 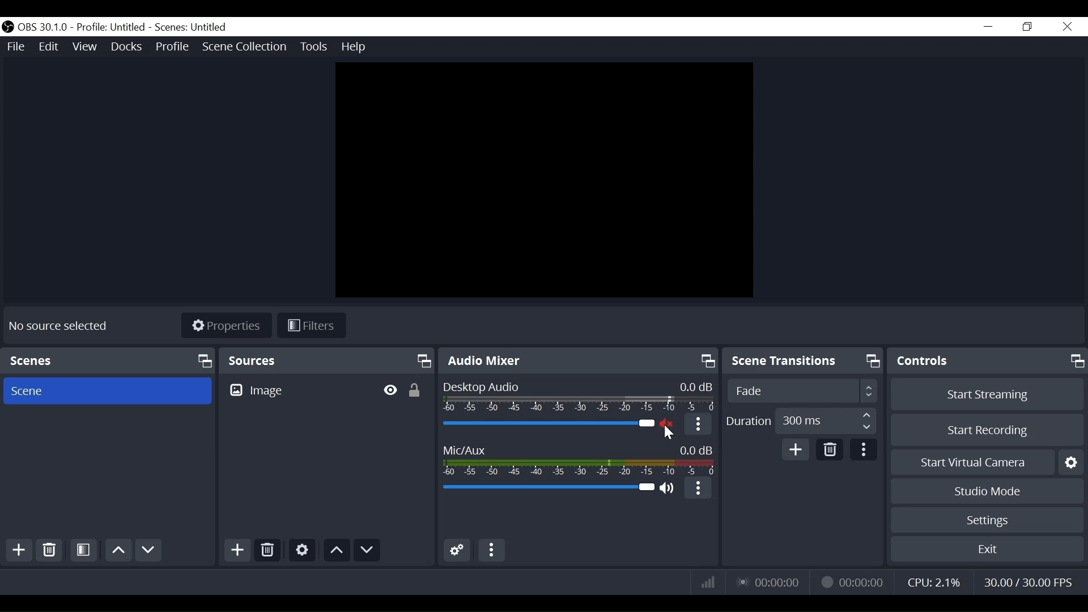 I want to click on Studio Mode, so click(x=987, y=491).